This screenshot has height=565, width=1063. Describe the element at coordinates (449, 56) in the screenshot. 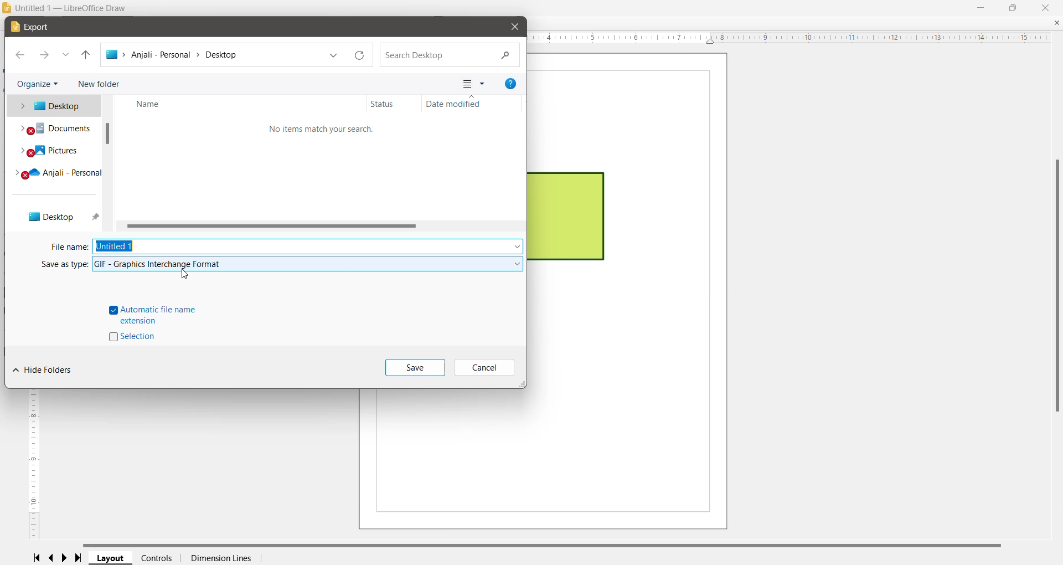

I see `Search Current Location` at that location.